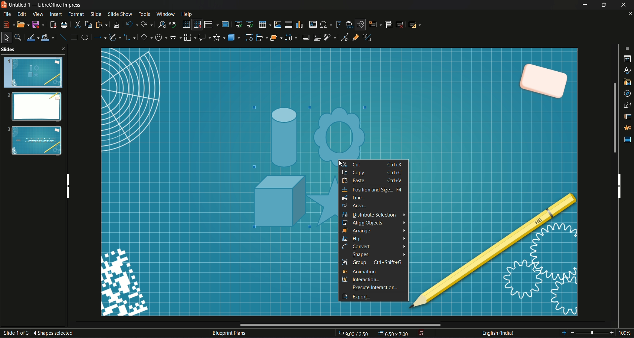 This screenshot has height=338, width=634. What do you see at coordinates (349, 24) in the screenshot?
I see `insert hyperlink` at bounding box center [349, 24].